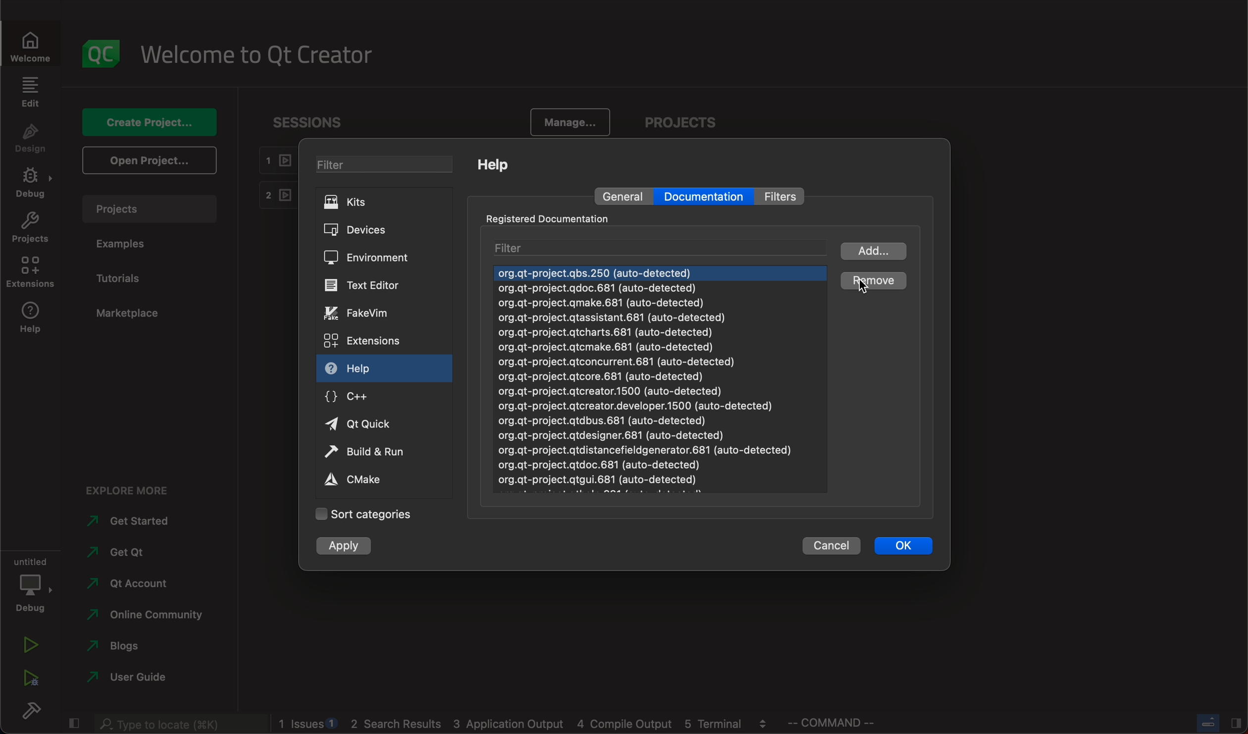 The height and width of the screenshot is (734, 1248). What do you see at coordinates (34, 317) in the screenshot?
I see `help` at bounding box center [34, 317].